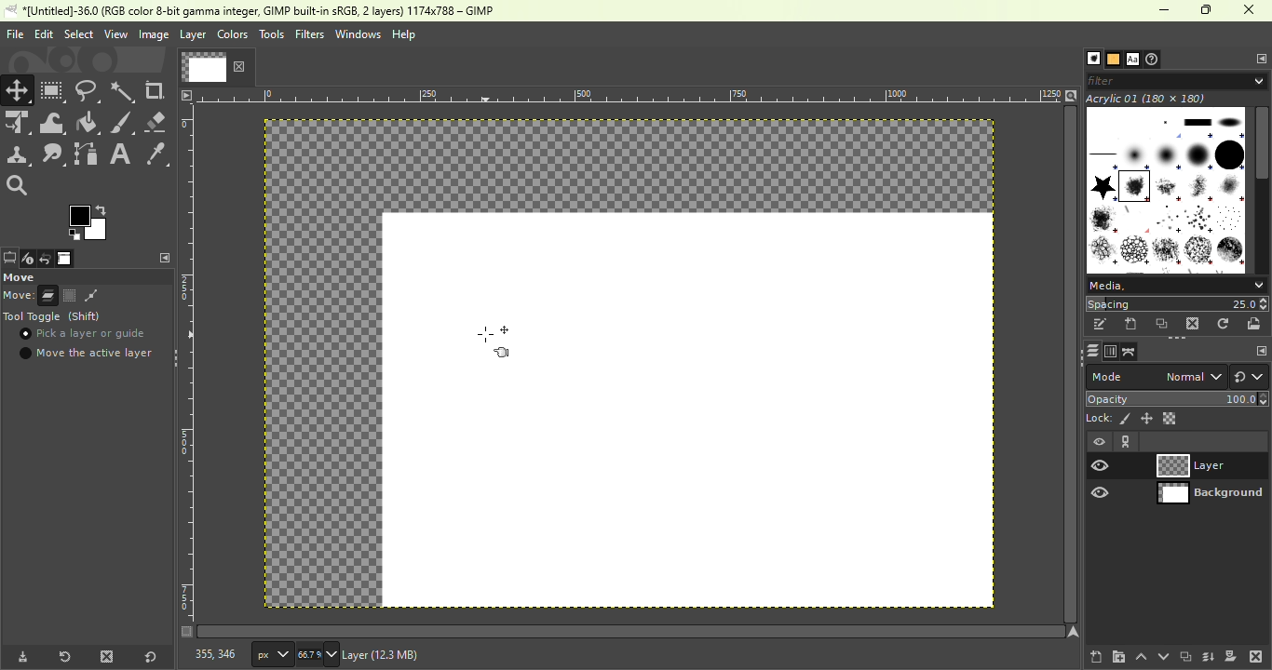  Describe the element at coordinates (1096, 654) in the screenshot. I see `Create a new layer` at that location.